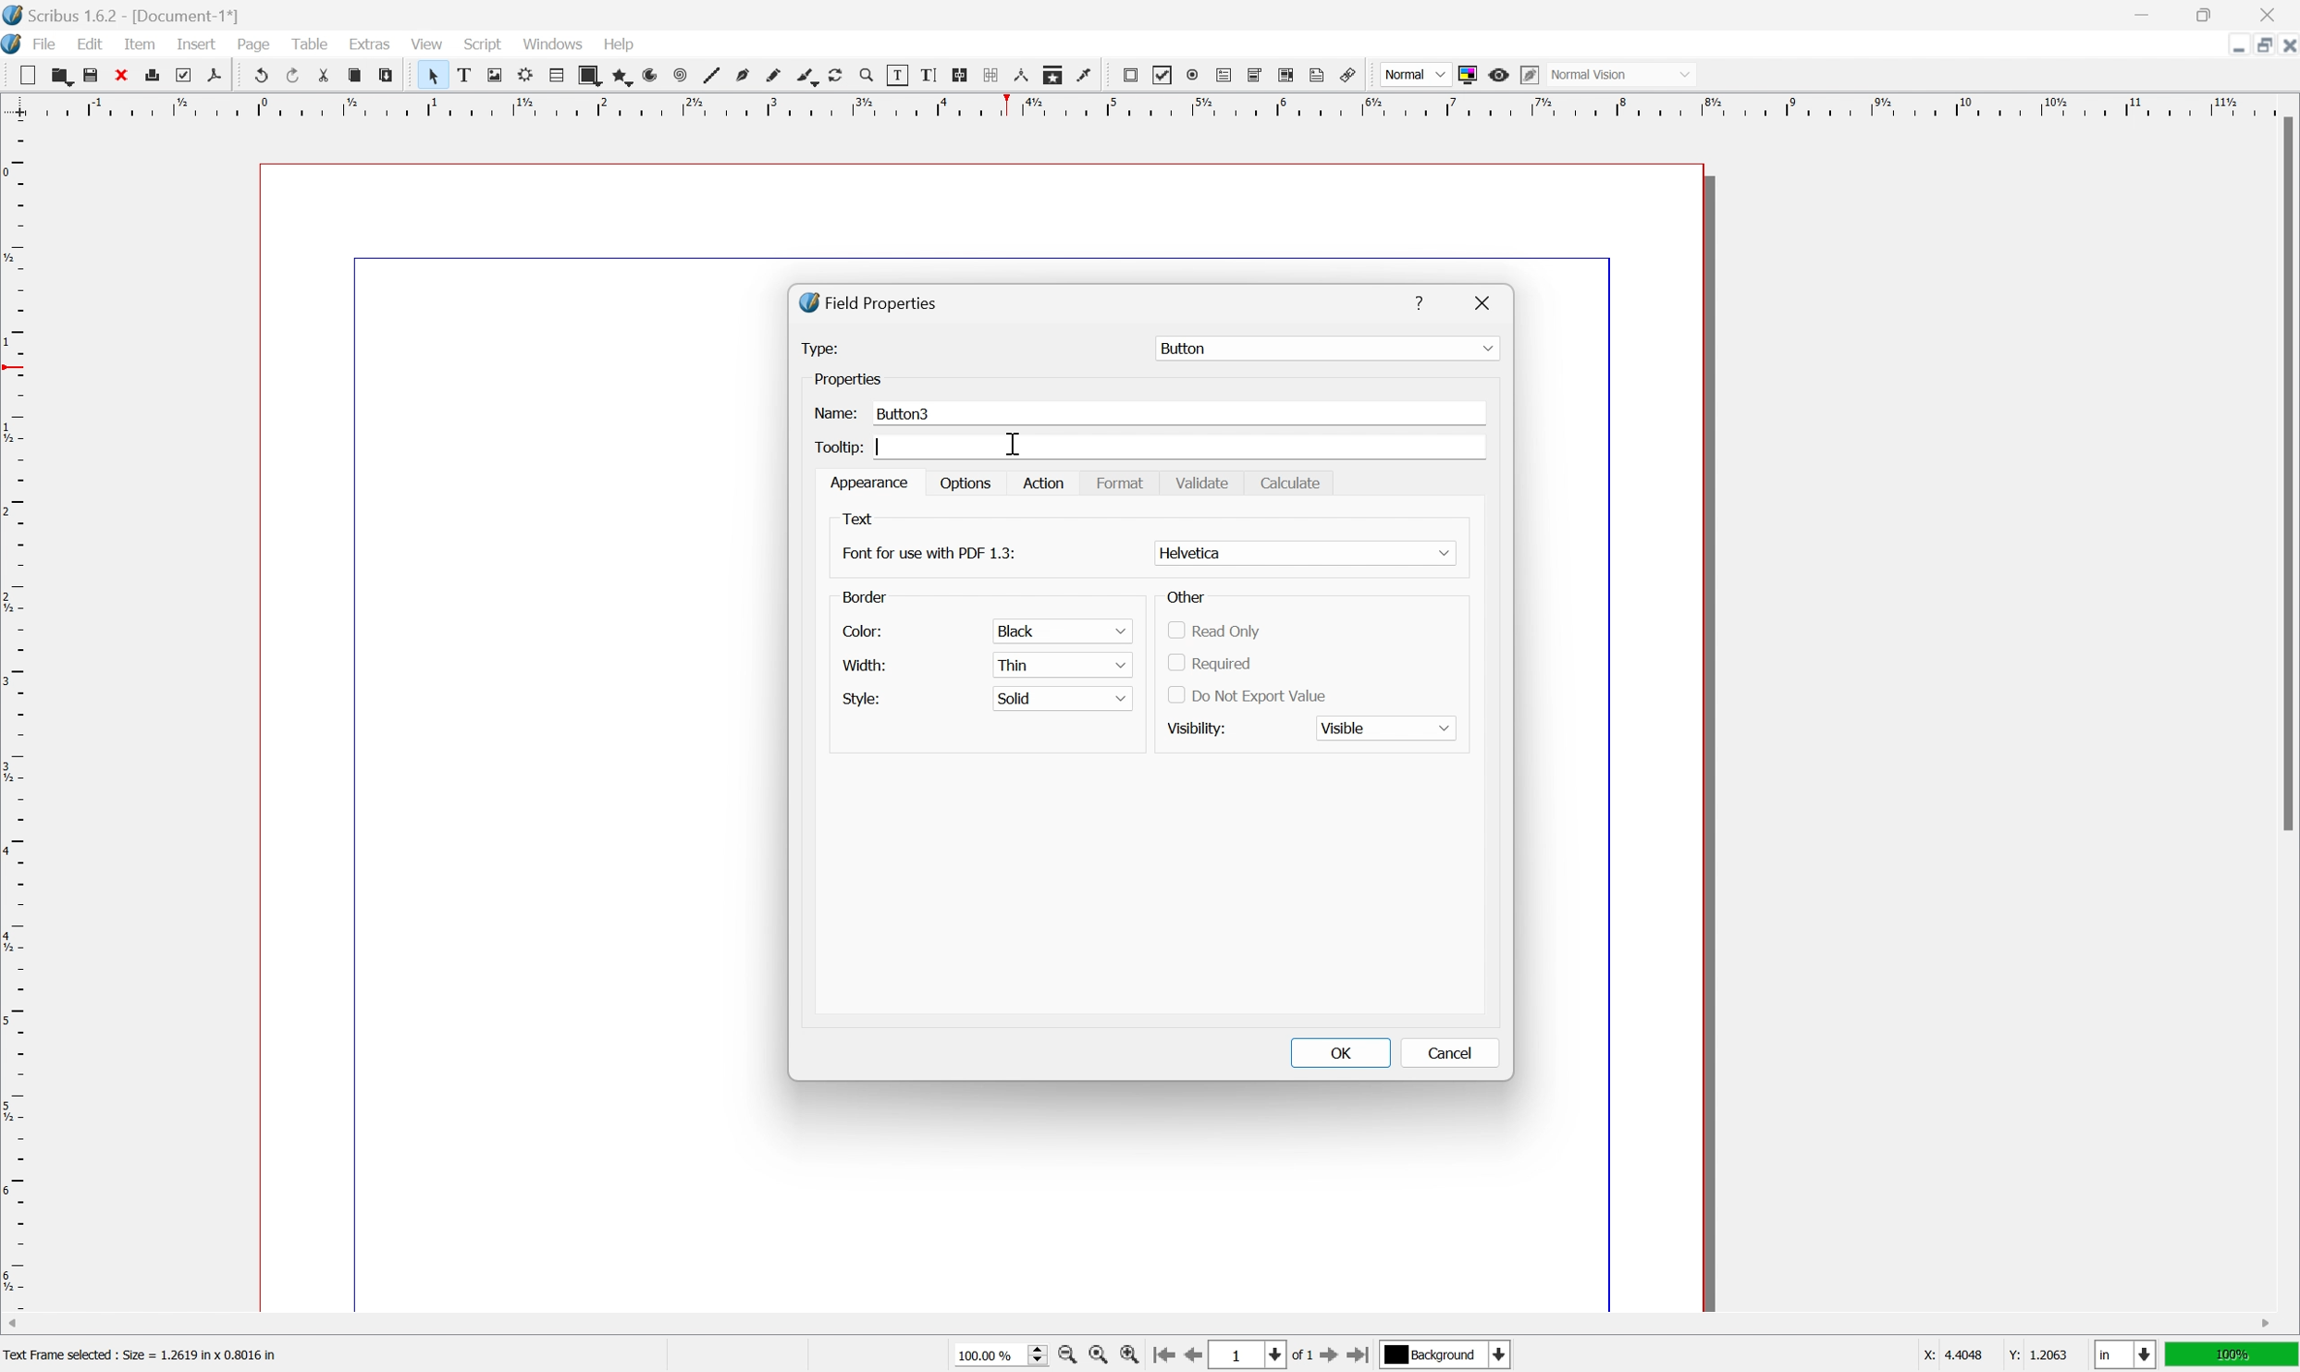 This screenshot has height=1372, width=2300. I want to click on Cancel, so click(1455, 1051).